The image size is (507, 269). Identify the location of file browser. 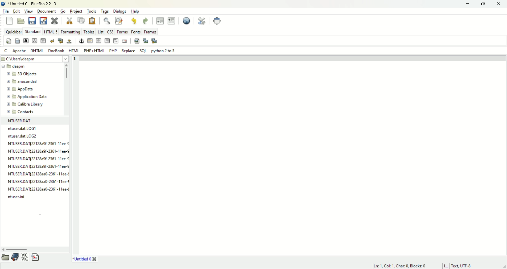
(6, 258).